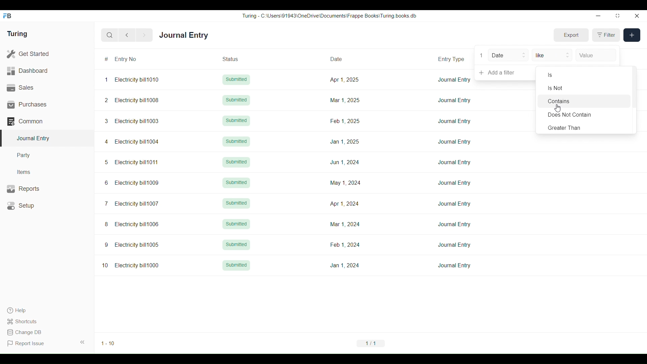 This screenshot has height=364, width=647. Describe the element at coordinates (47, 206) in the screenshot. I see `Setup` at that location.